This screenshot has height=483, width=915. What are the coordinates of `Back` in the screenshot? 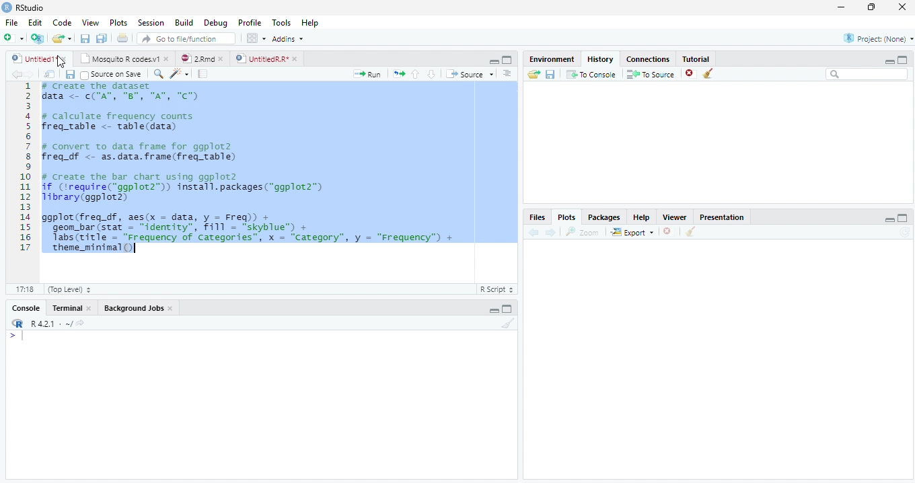 It's located at (15, 74).